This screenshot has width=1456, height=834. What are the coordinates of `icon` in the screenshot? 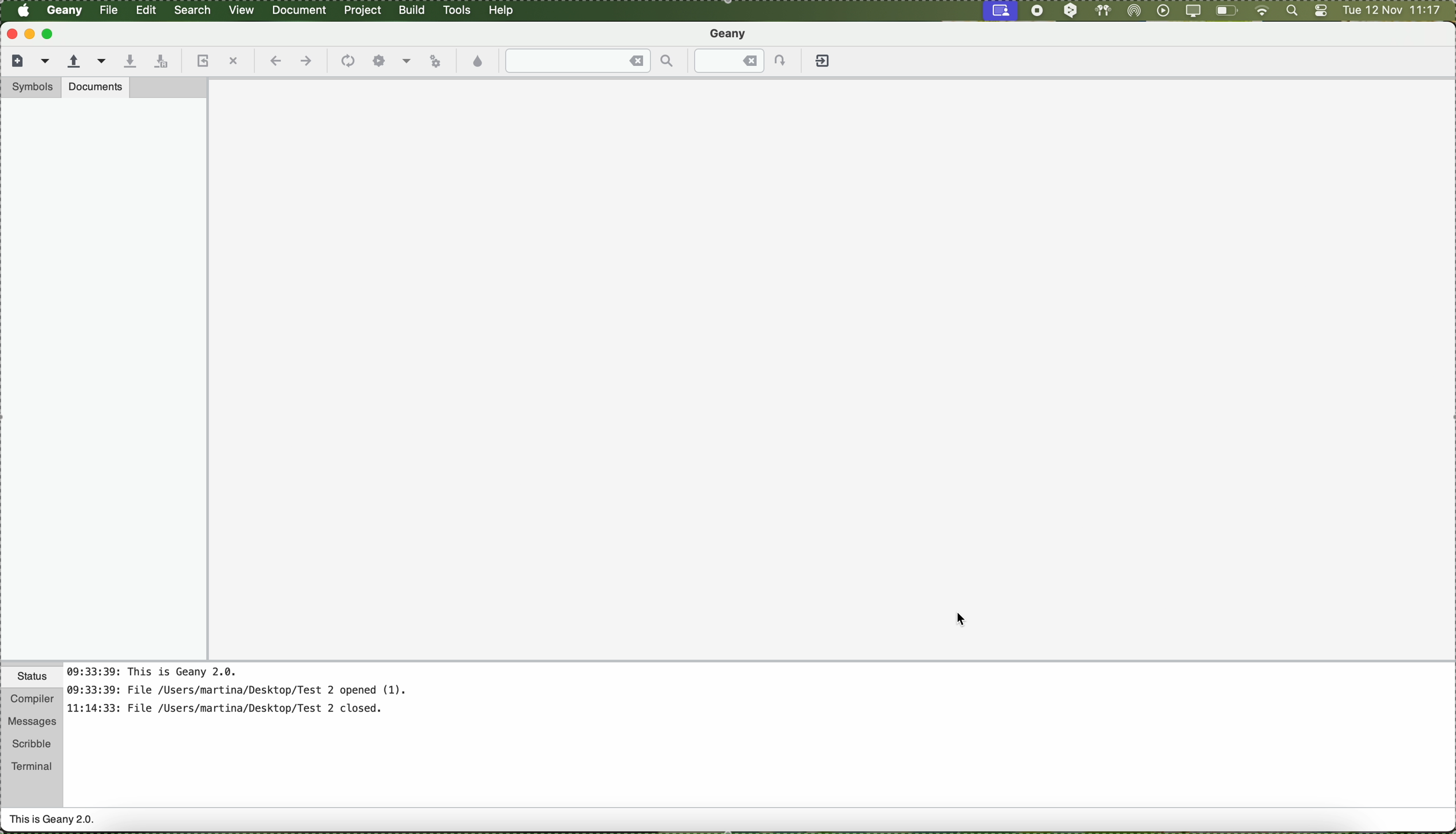 It's located at (407, 62).